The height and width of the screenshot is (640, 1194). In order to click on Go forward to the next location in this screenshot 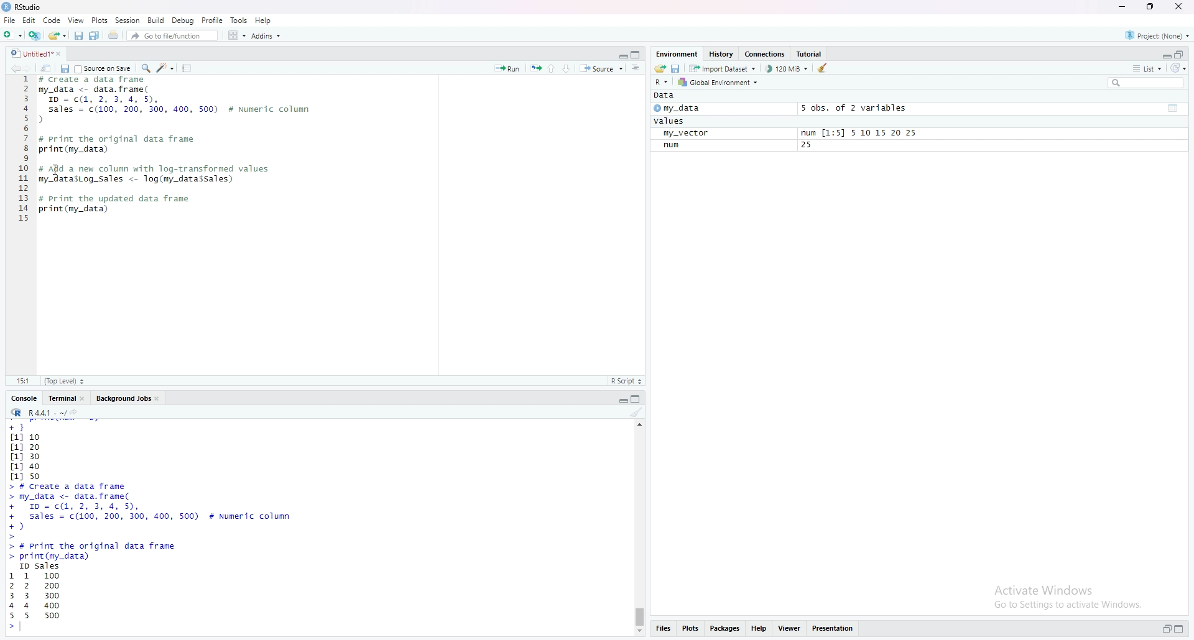, I will do `click(30, 70)`.